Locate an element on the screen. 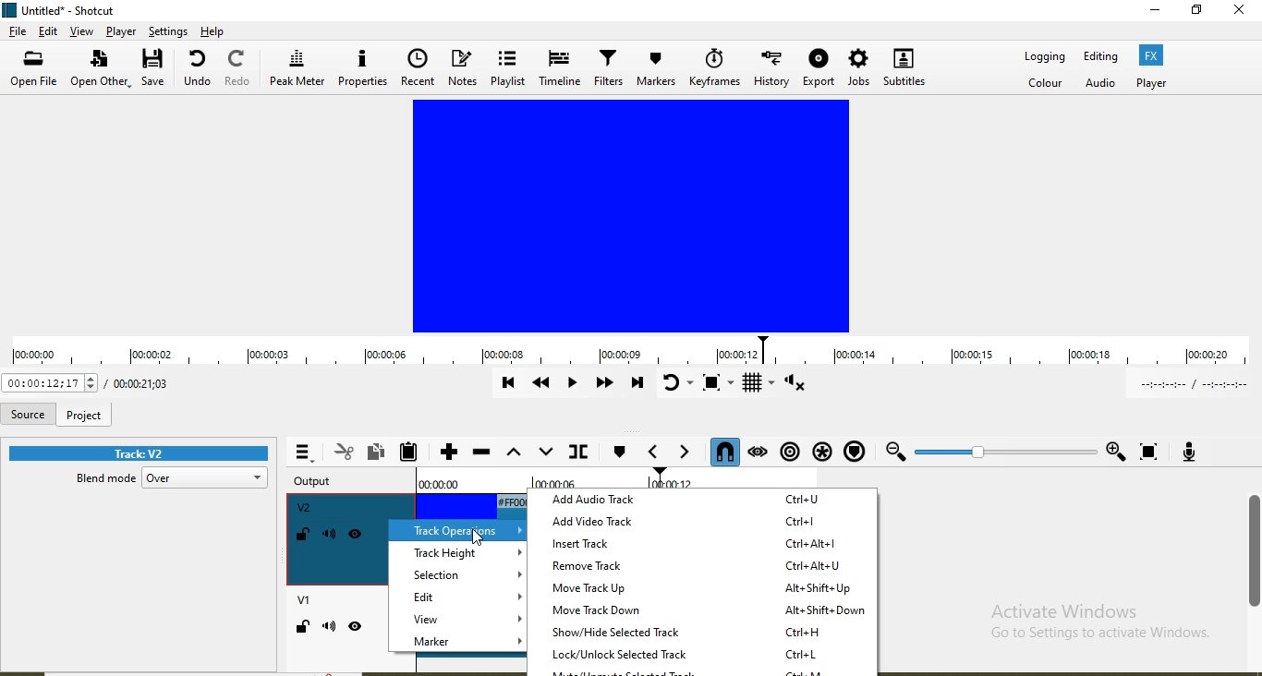 The height and width of the screenshot is (676, 1262). timeline is located at coordinates (628, 352).